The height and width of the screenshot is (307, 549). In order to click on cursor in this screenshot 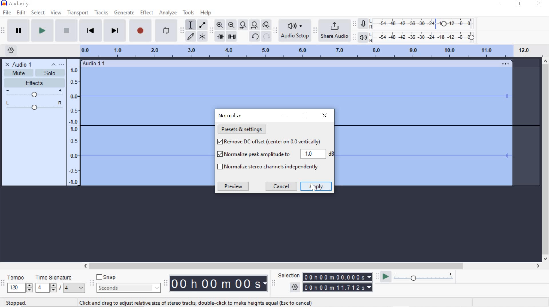, I will do `click(314, 189)`.